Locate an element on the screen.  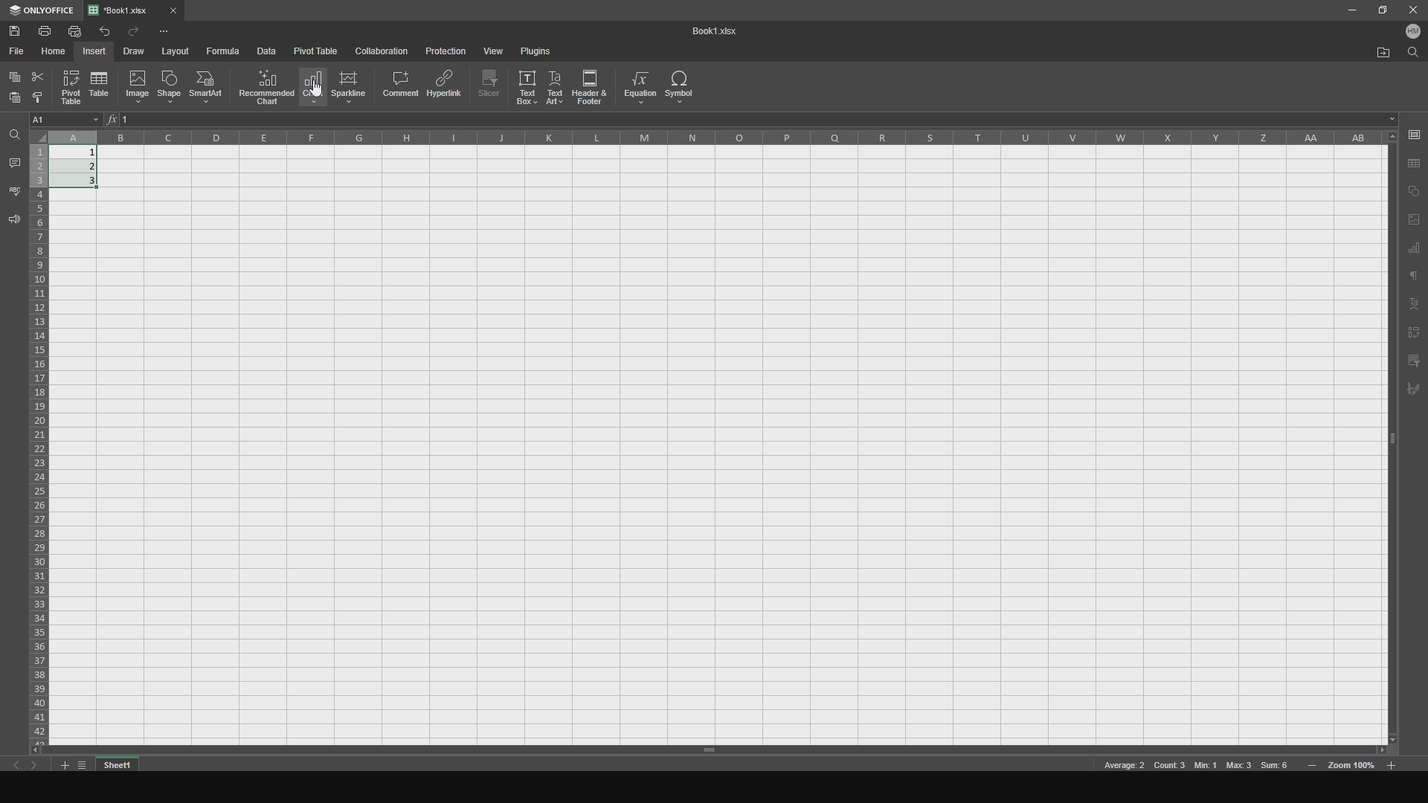
file is located at coordinates (18, 51).